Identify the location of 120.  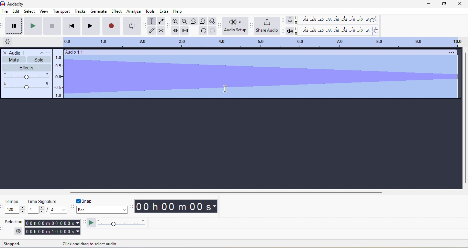
(15, 210).